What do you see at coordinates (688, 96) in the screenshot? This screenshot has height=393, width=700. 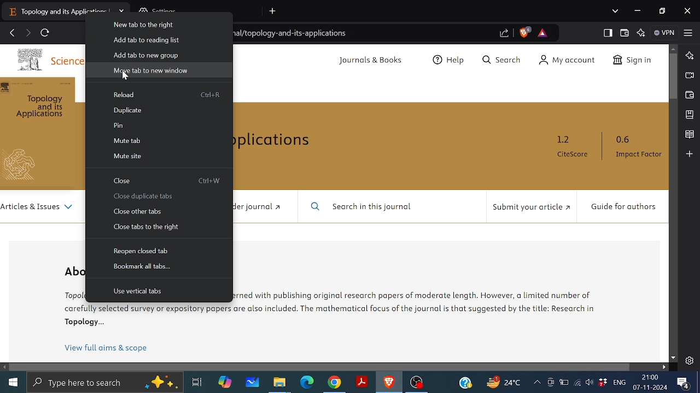 I see `wallet` at bounding box center [688, 96].